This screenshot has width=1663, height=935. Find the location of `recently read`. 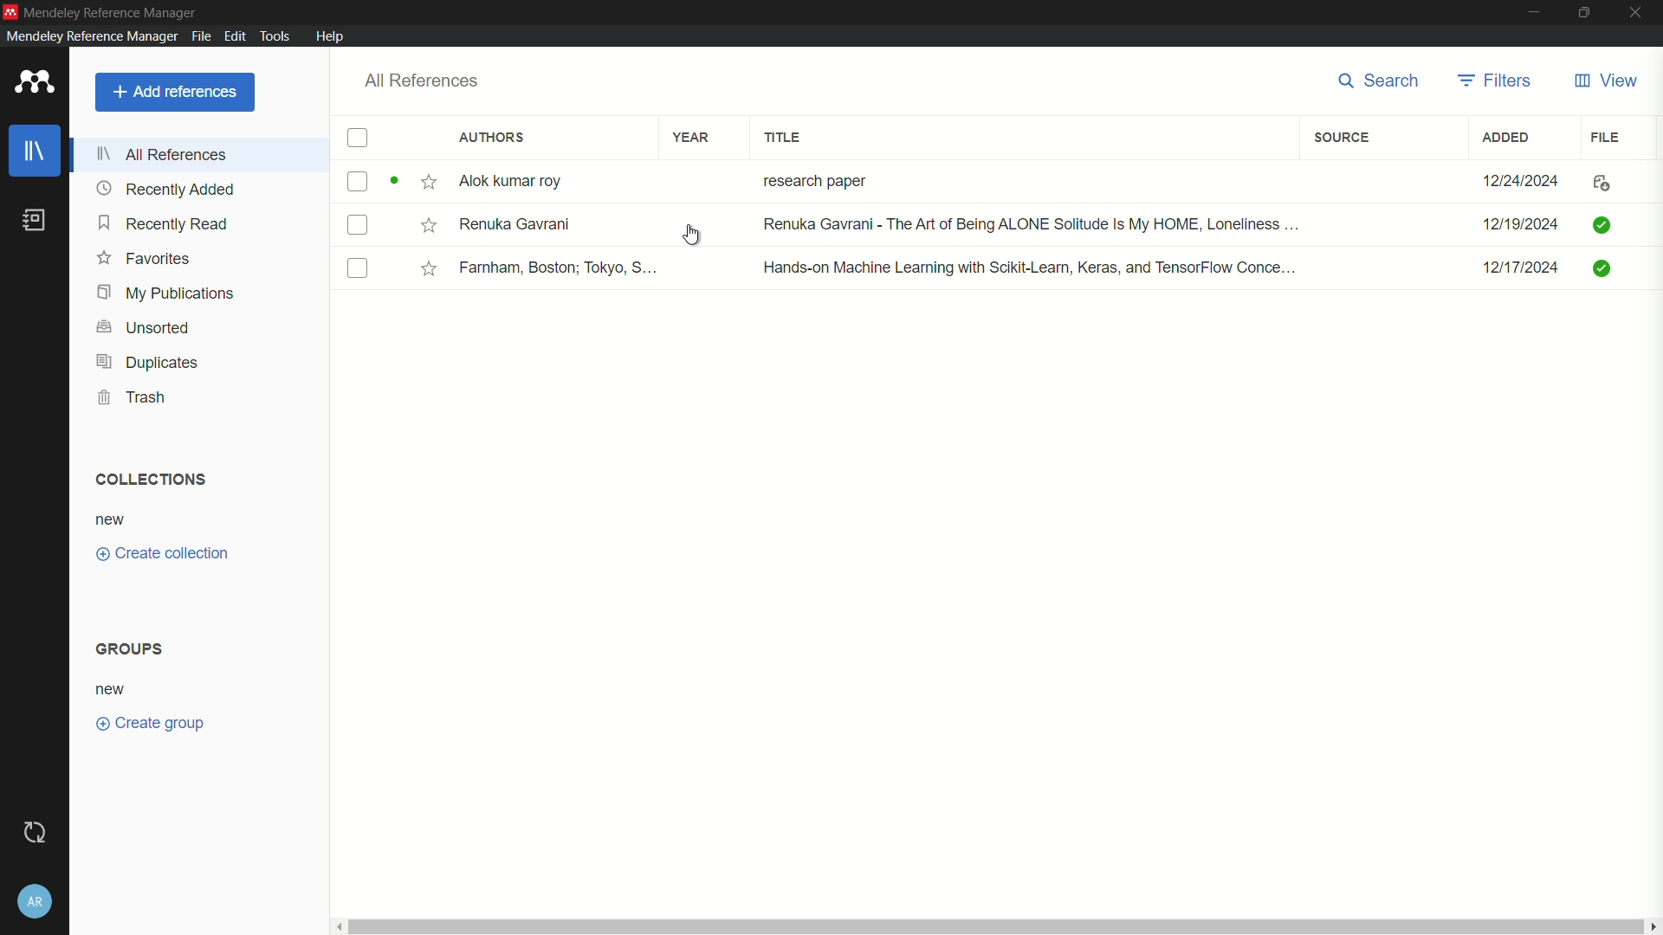

recently read is located at coordinates (165, 223).